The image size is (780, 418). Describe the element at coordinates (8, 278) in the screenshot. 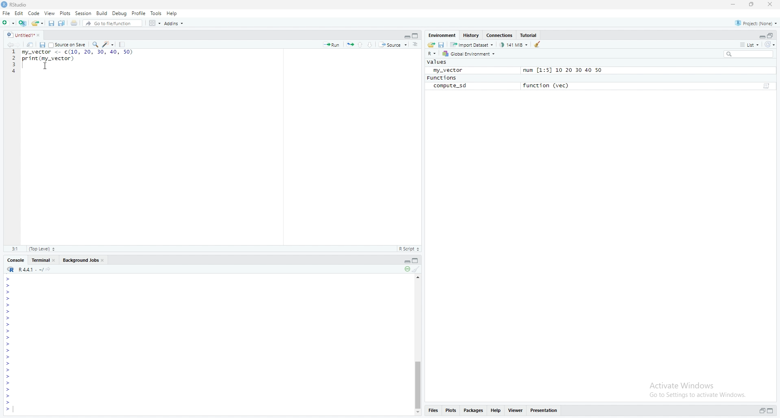

I see `Prompt cursor` at that location.